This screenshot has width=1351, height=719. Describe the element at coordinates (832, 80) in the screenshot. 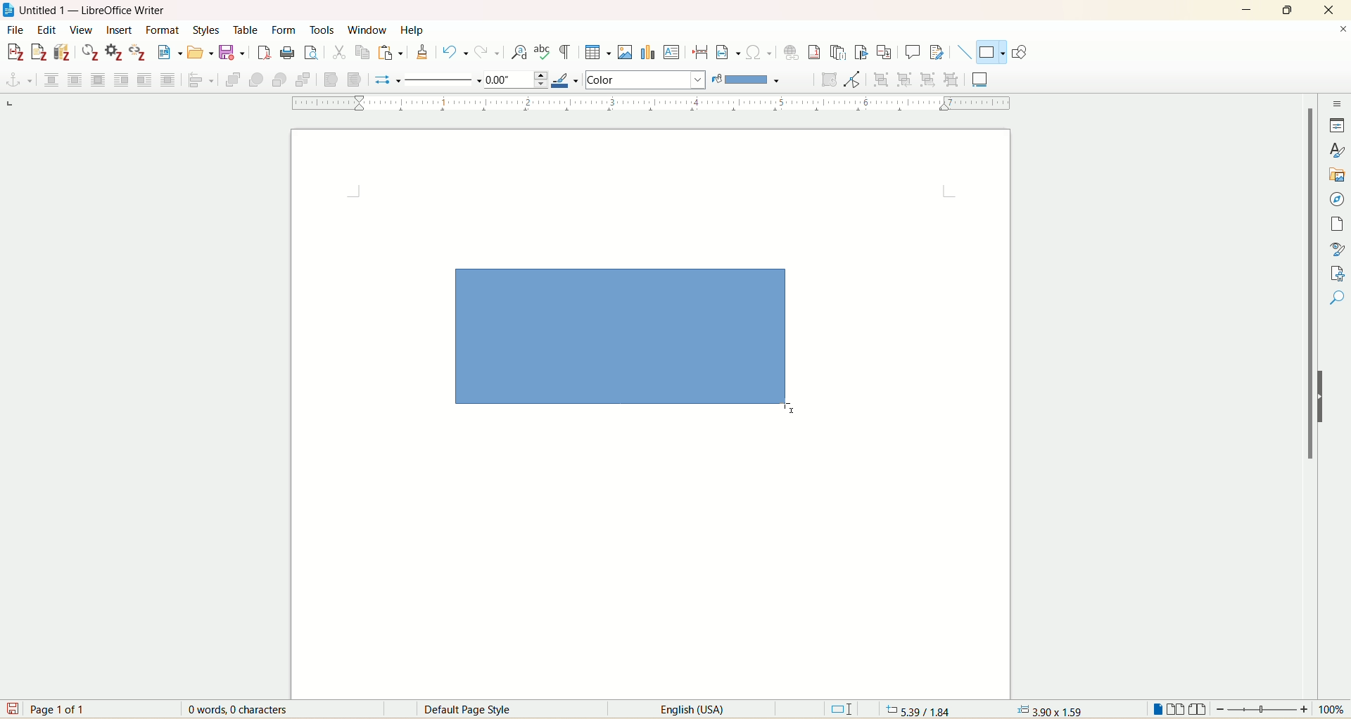

I see `rotate` at that location.